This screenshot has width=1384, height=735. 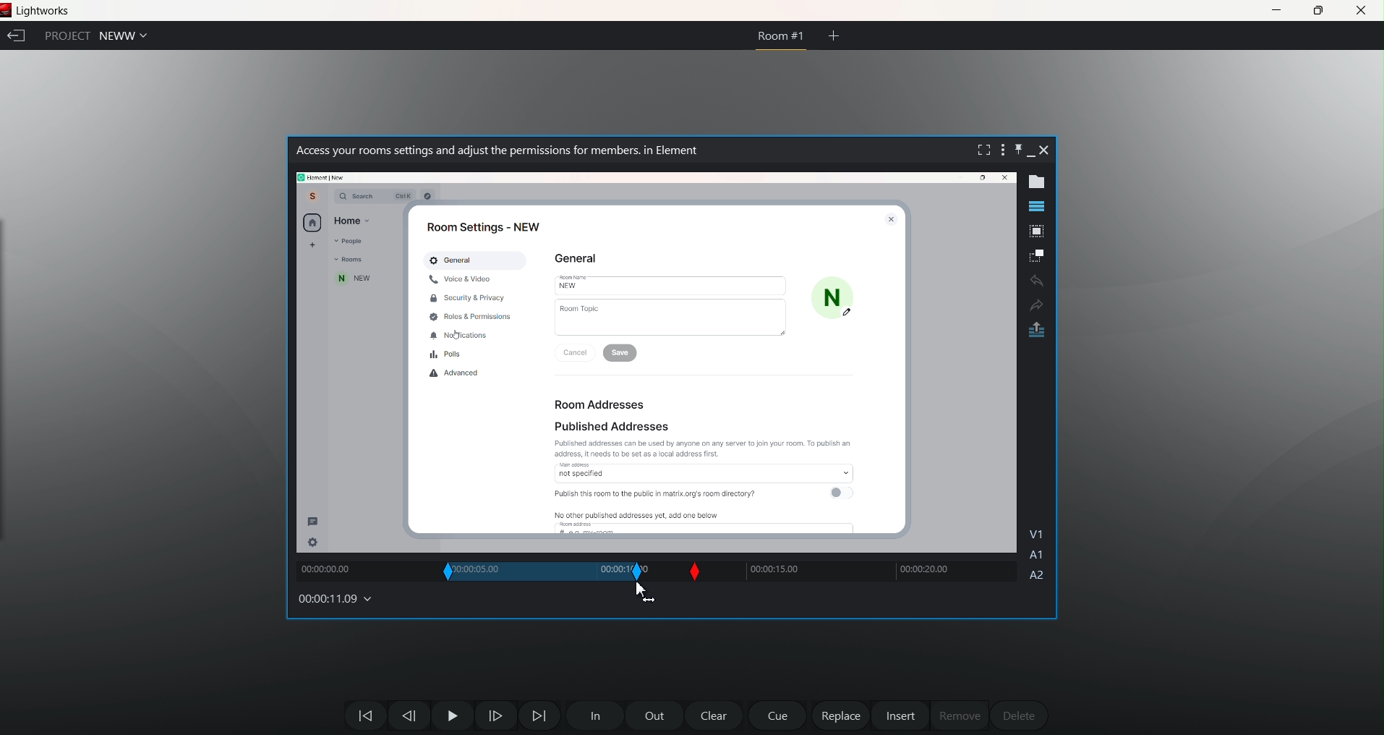 I want to click on No other published addresses yet, add one below, so click(x=638, y=517).